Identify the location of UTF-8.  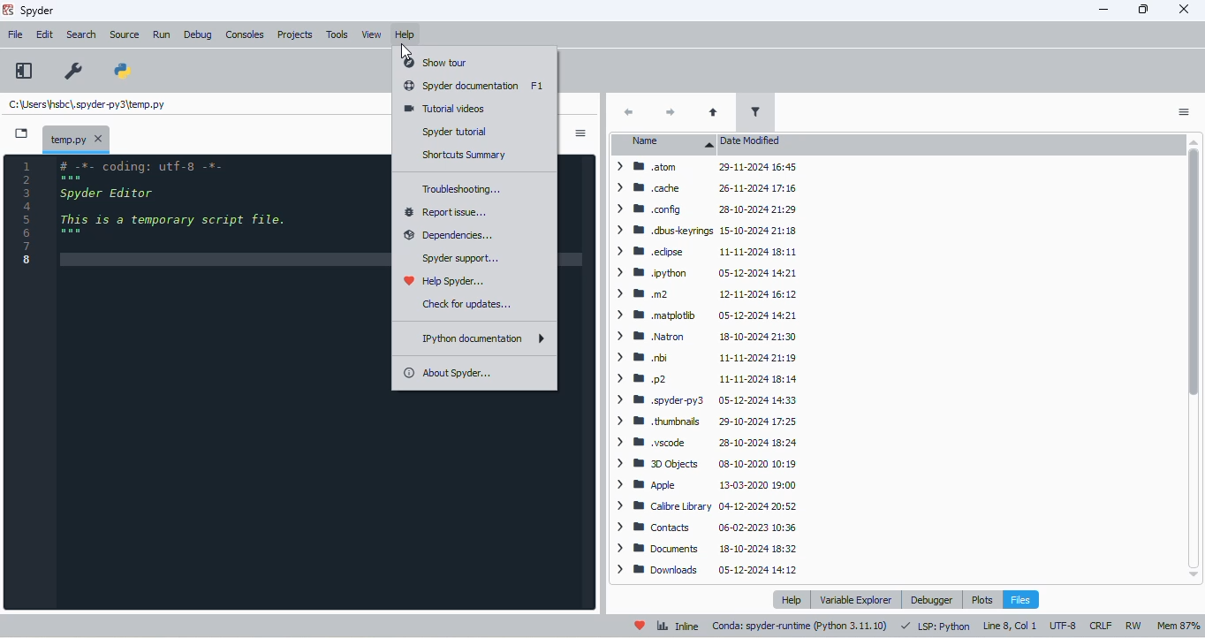
(1064, 627).